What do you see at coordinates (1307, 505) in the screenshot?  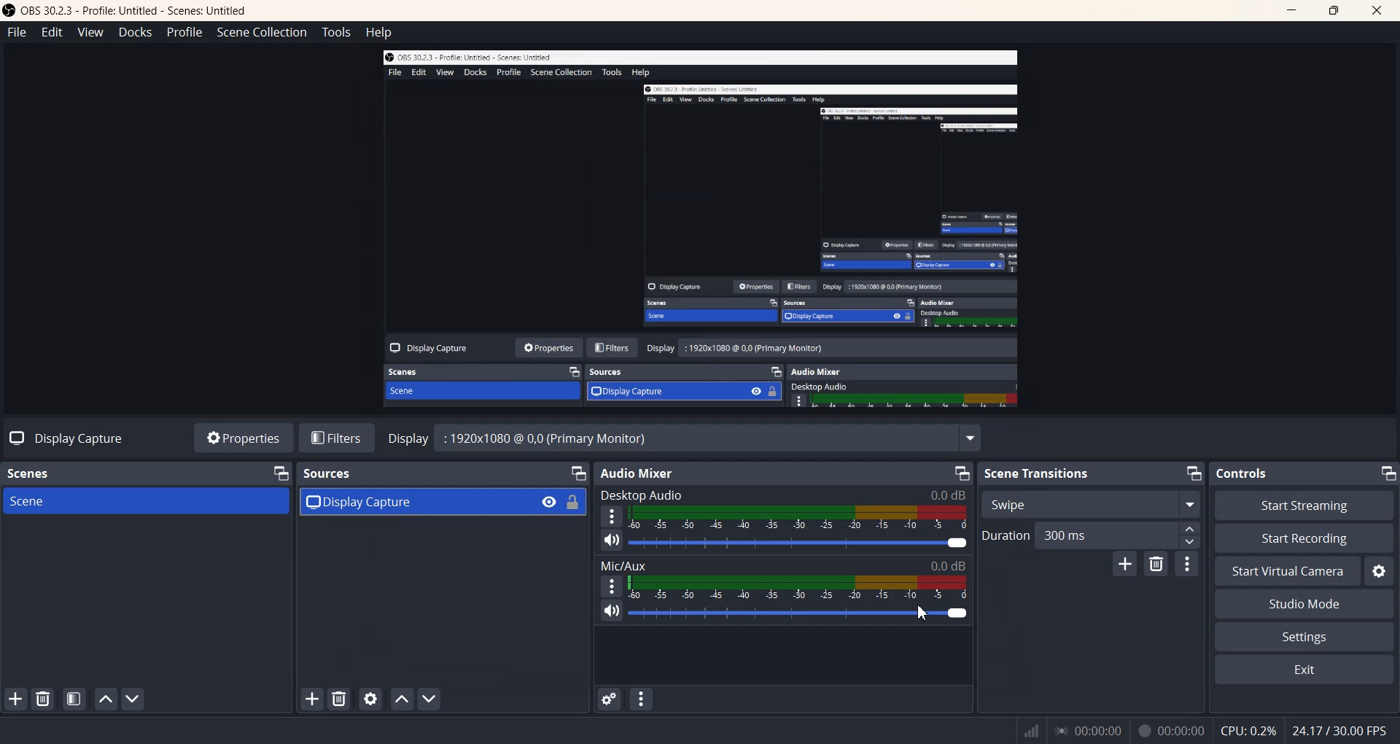 I see `Start Streaming` at bounding box center [1307, 505].